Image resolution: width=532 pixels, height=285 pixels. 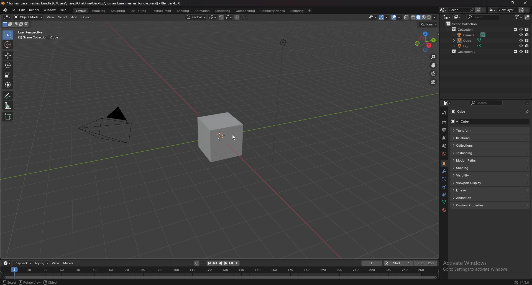 What do you see at coordinates (425, 41) in the screenshot?
I see `use a preset viewport` at bounding box center [425, 41].